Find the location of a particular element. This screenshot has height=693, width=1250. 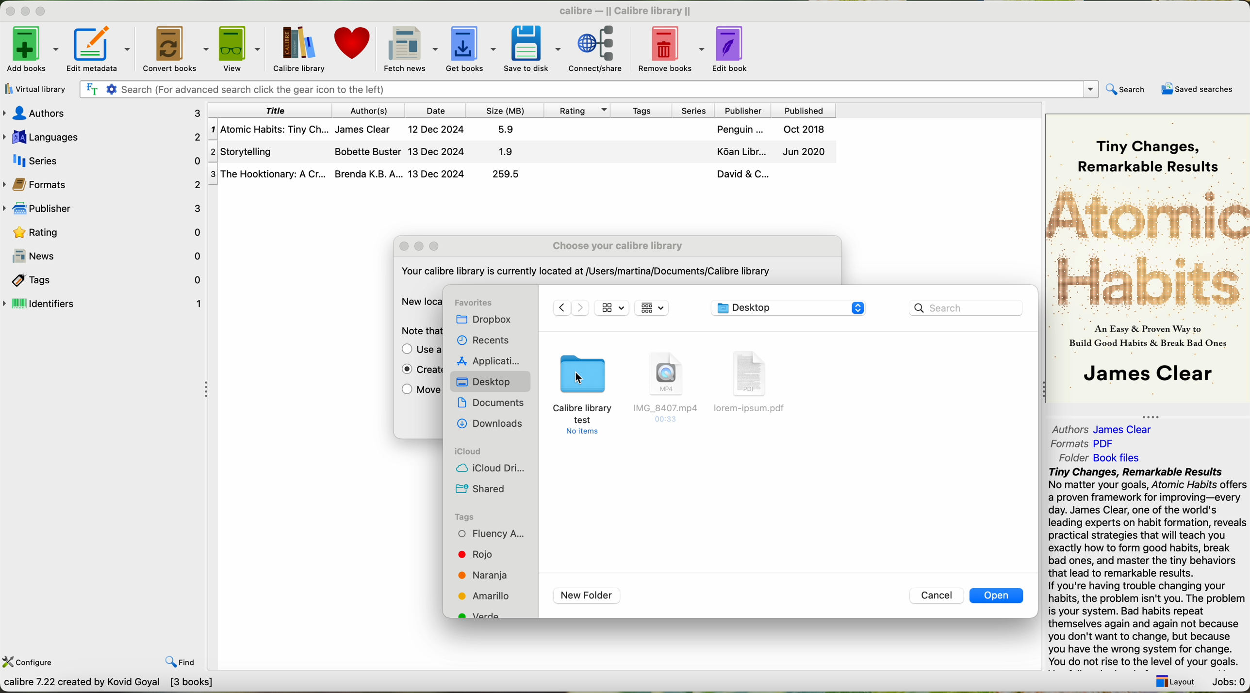

news is located at coordinates (103, 256).